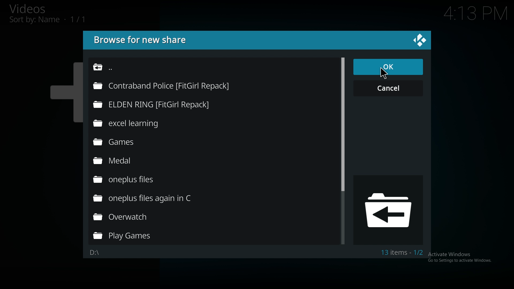  What do you see at coordinates (130, 162) in the screenshot?
I see `folder` at bounding box center [130, 162].